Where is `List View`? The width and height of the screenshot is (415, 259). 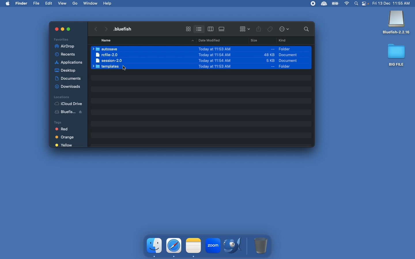
List View is located at coordinates (199, 28).